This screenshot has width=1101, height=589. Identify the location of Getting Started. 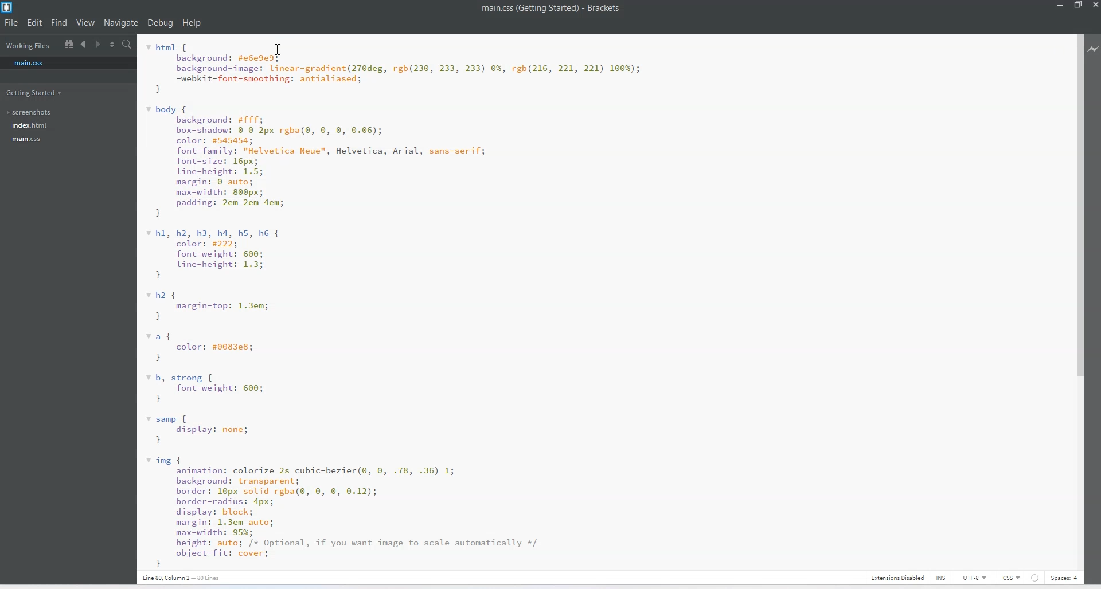
(35, 92).